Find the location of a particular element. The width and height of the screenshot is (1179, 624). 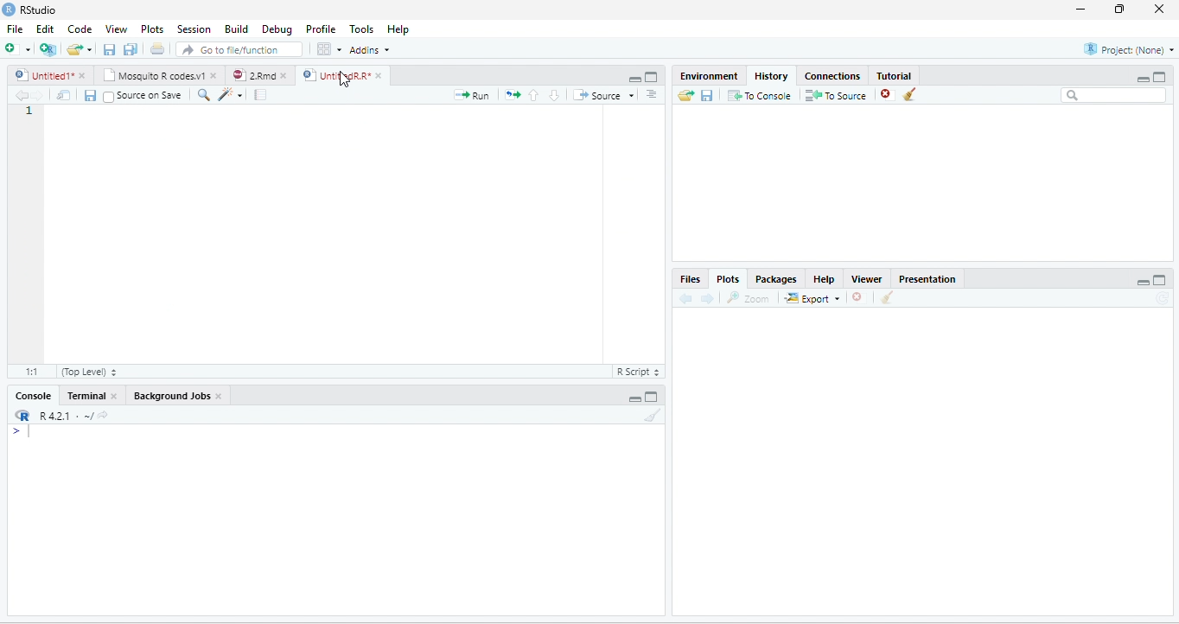

Environment is located at coordinates (709, 76).